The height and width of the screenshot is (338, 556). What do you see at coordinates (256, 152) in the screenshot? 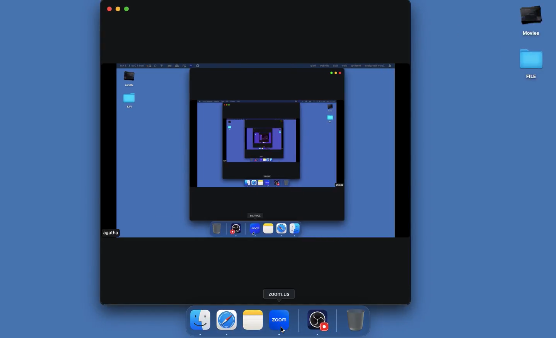
I see `Virtual camera output` at bounding box center [256, 152].